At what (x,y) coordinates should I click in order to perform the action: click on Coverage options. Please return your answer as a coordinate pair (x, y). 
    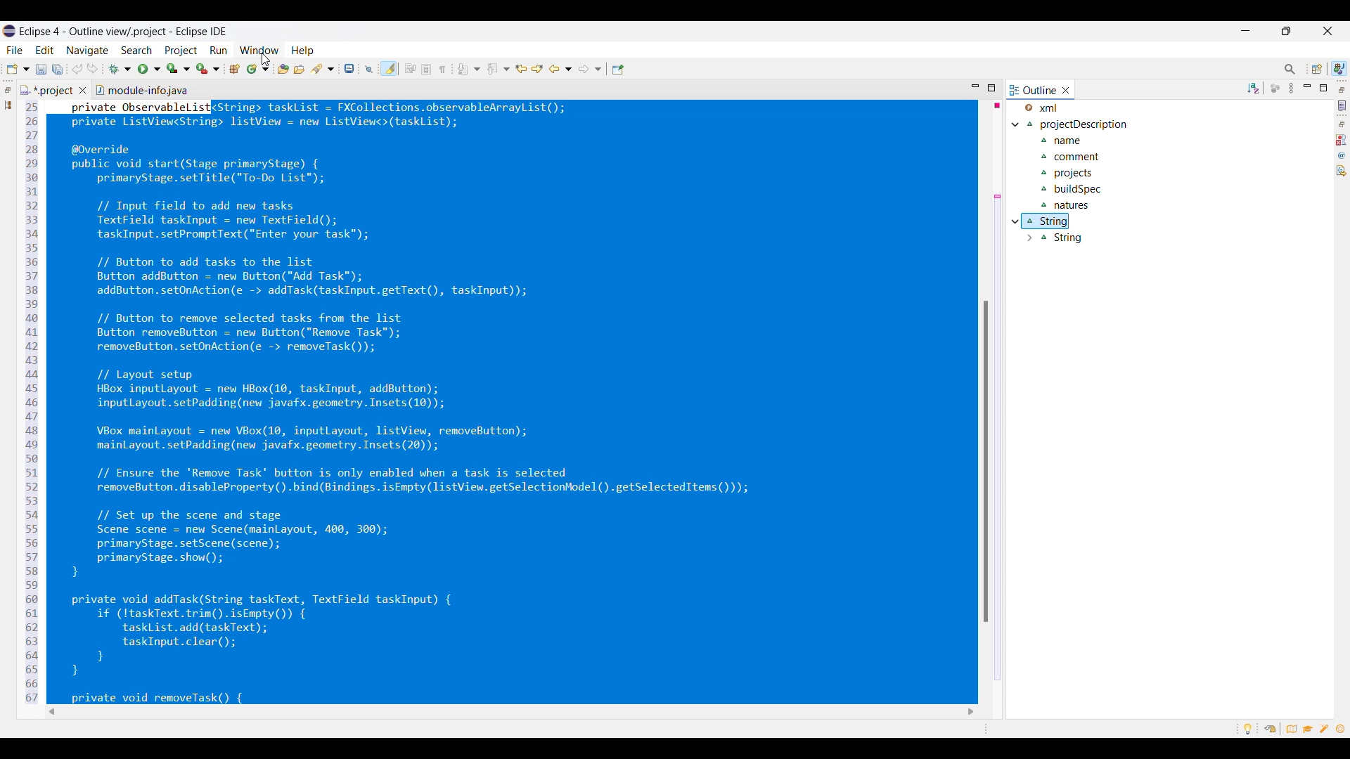
    Looking at the image, I should click on (178, 68).